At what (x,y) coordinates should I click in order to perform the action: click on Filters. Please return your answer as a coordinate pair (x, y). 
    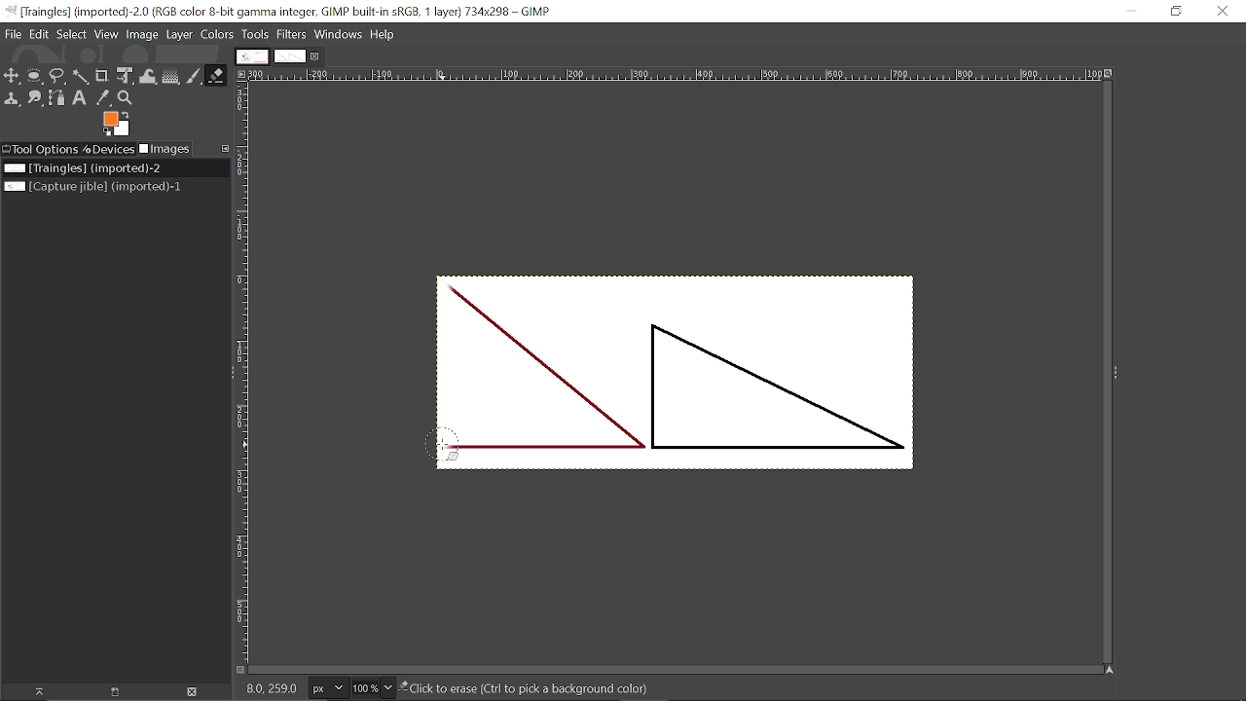
    Looking at the image, I should click on (292, 35).